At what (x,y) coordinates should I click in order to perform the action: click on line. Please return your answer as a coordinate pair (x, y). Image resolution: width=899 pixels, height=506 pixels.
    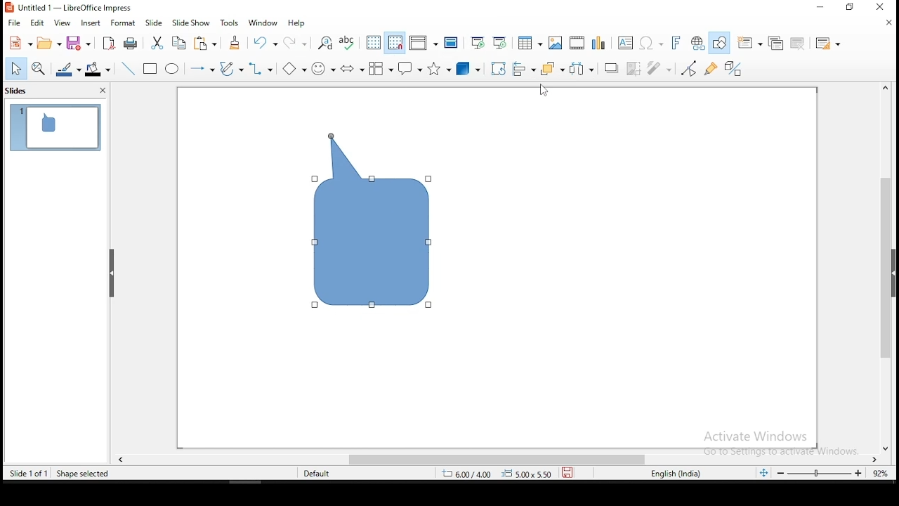
    Looking at the image, I should click on (129, 69).